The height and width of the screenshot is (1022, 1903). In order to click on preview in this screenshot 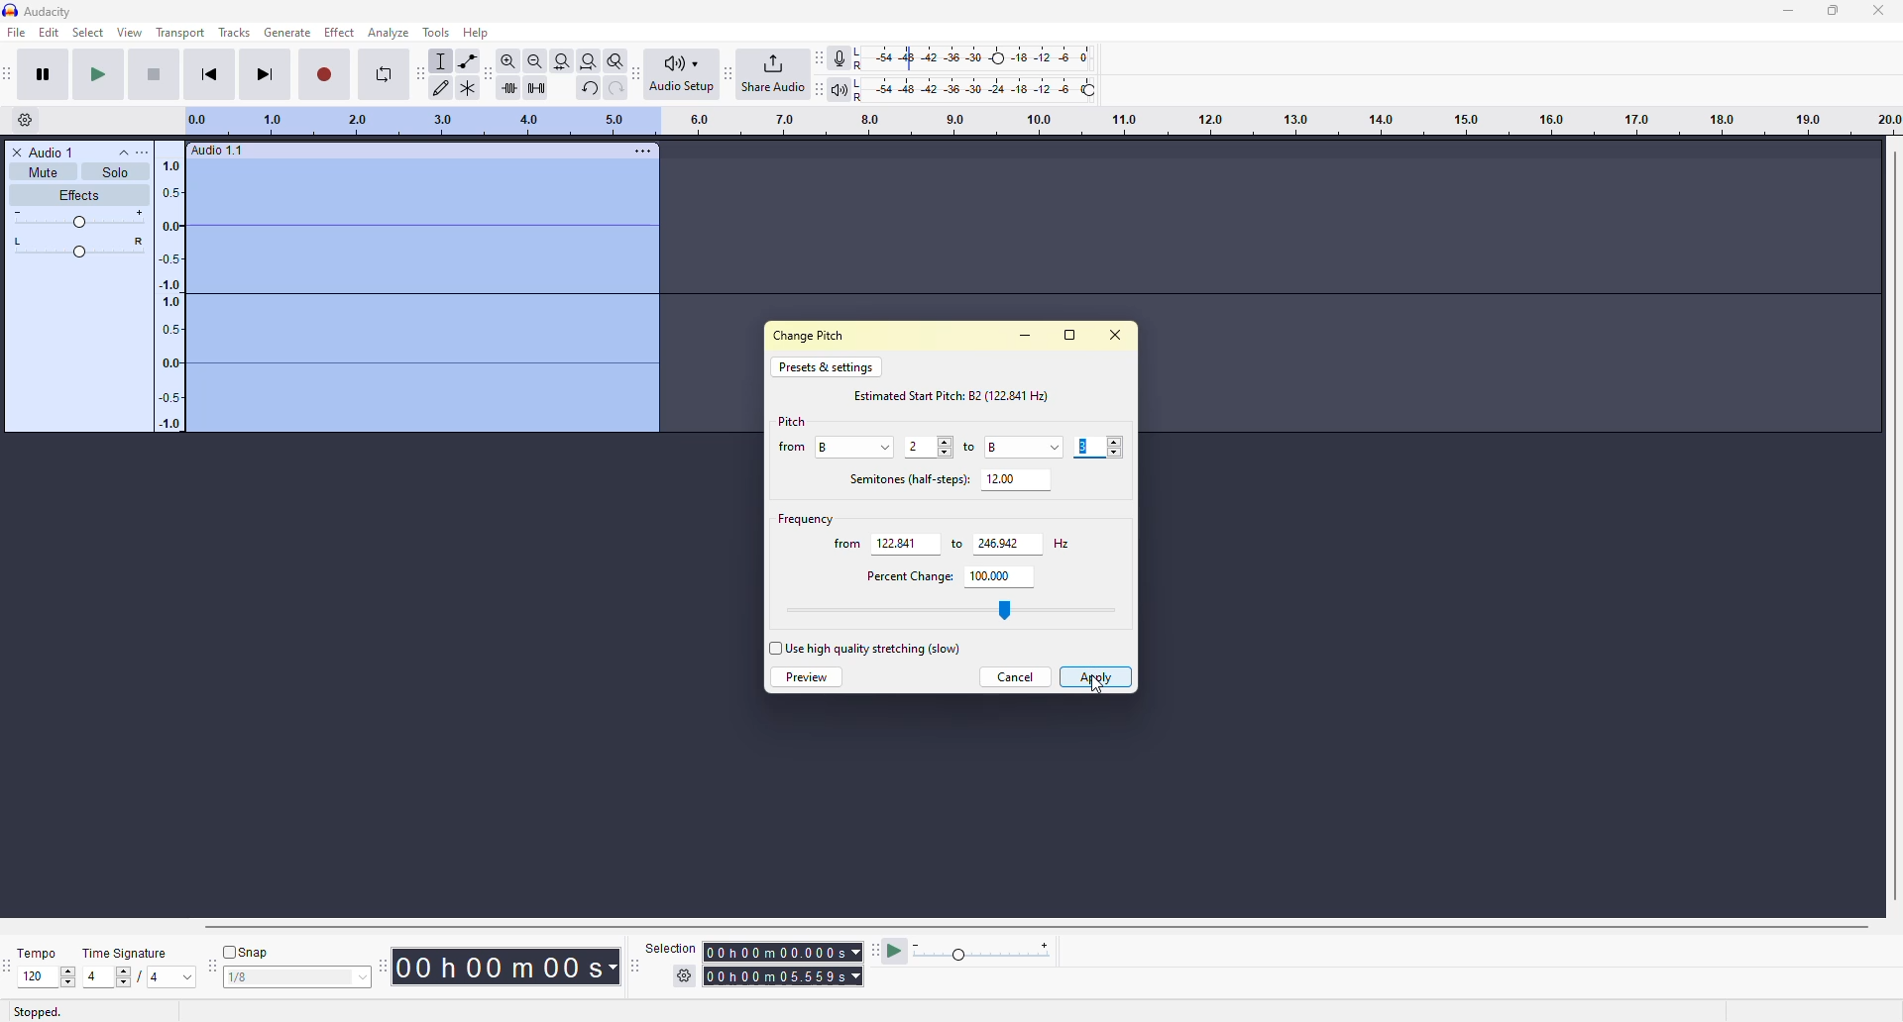, I will do `click(806, 677)`.